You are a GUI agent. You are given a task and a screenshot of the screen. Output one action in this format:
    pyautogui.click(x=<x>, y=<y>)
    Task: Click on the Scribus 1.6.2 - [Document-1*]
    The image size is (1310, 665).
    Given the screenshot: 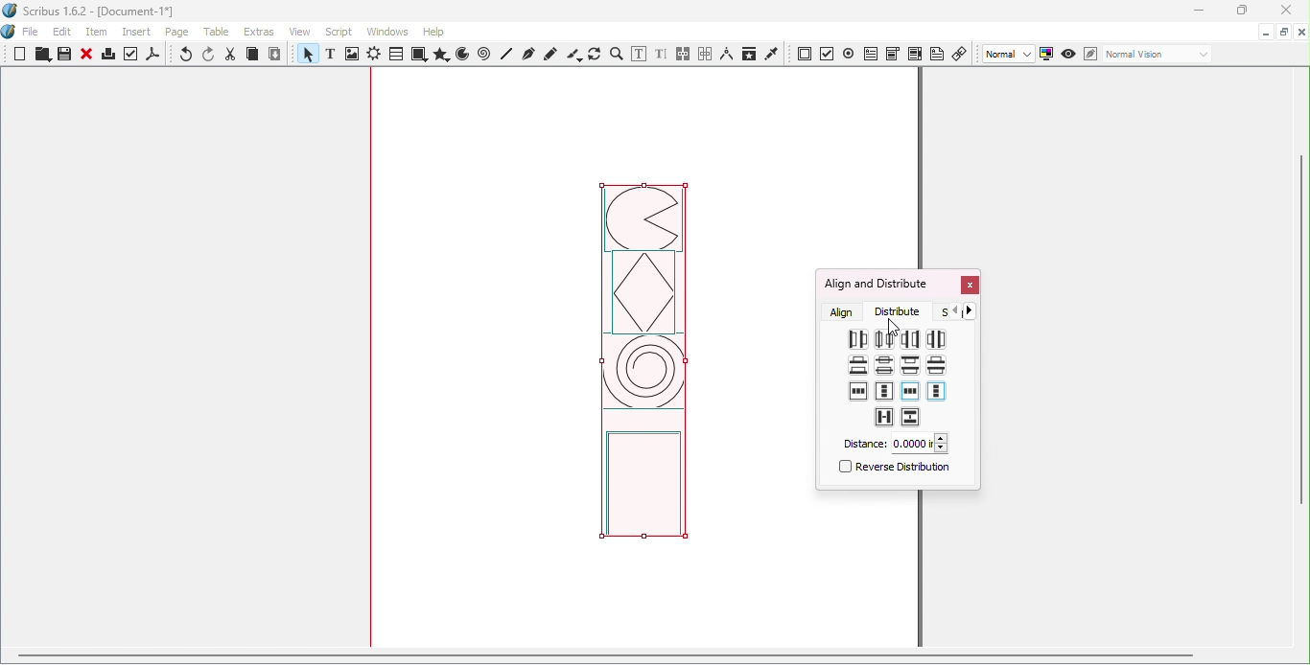 What is the action you would take?
    pyautogui.click(x=97, y=12)
    